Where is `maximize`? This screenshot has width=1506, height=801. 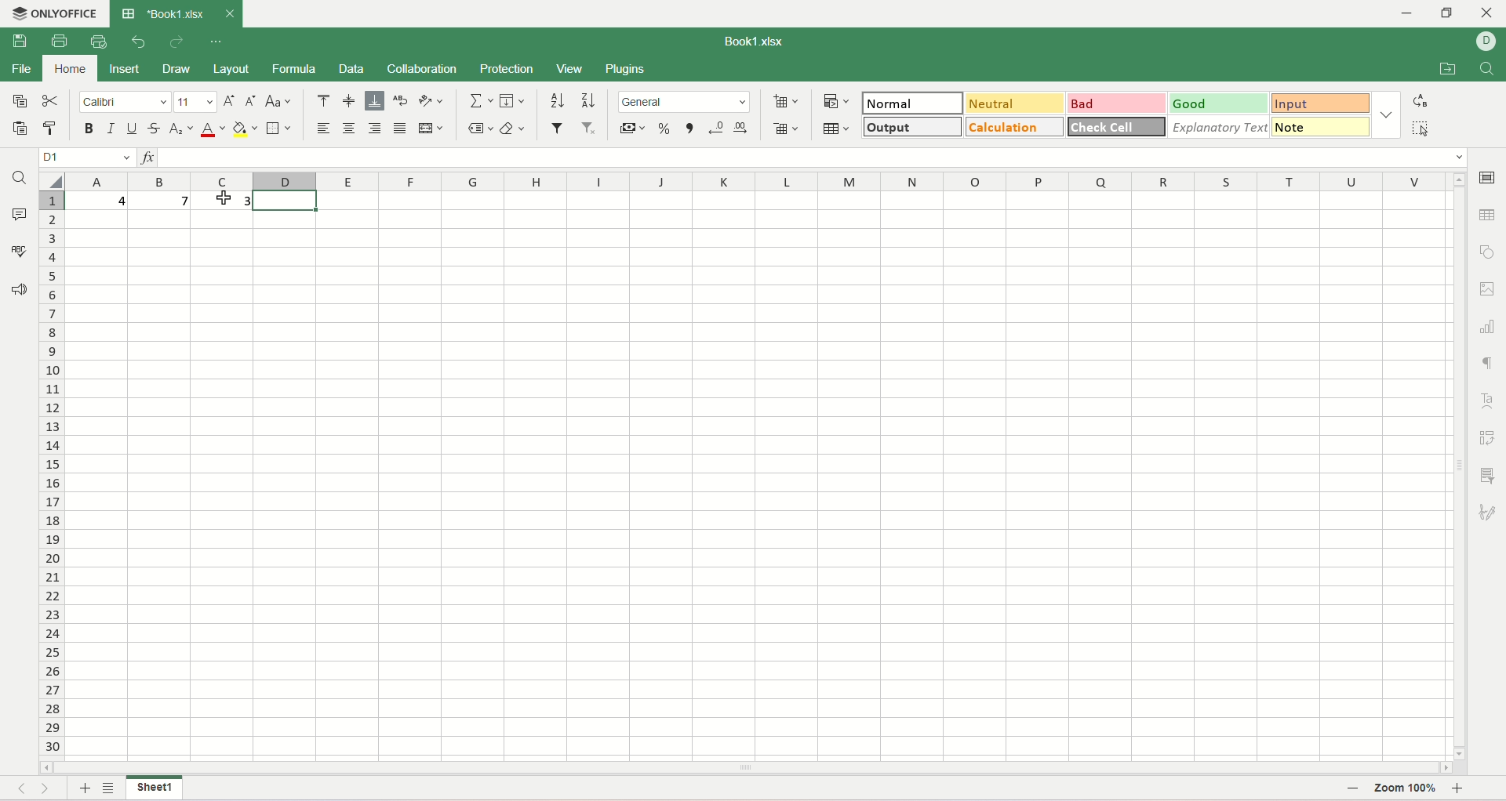 maximize is located at coordinates (1447, 13).